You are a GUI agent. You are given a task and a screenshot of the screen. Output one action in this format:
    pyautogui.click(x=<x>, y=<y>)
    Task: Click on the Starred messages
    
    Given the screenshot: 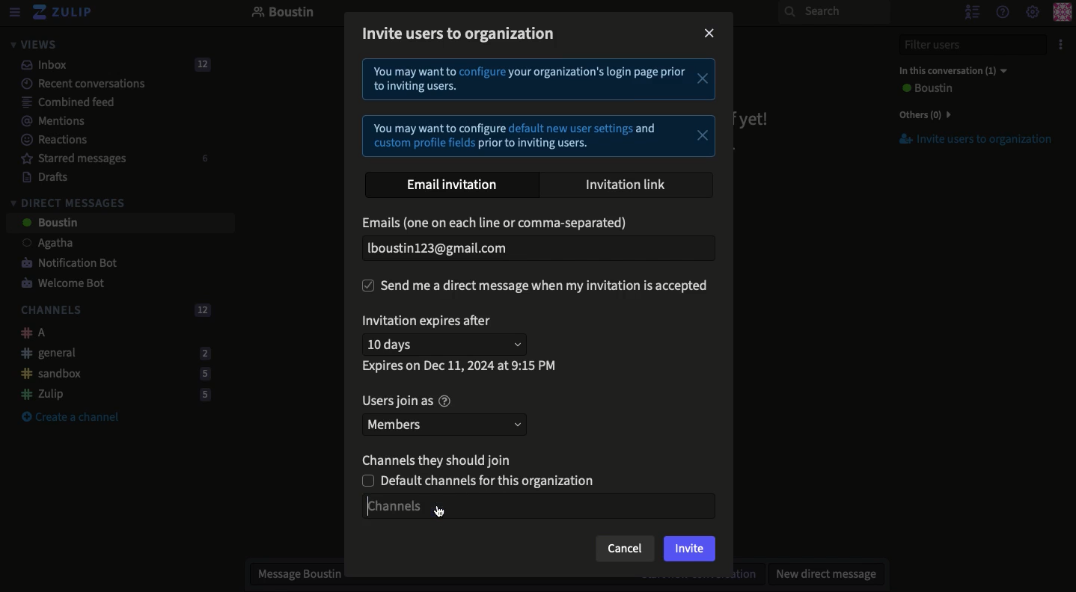 What is the action you would take?
    pyautogui.click(x=112, y=158)
    